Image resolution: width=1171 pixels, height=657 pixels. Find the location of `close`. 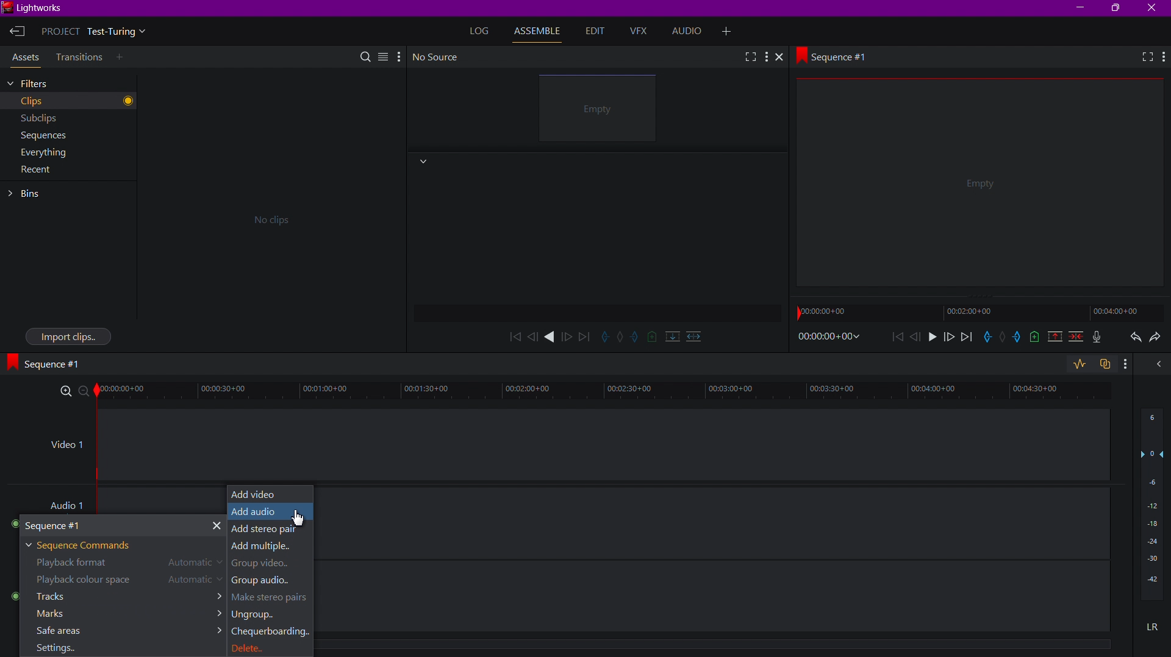

close is located at coordinates (1156, 368).